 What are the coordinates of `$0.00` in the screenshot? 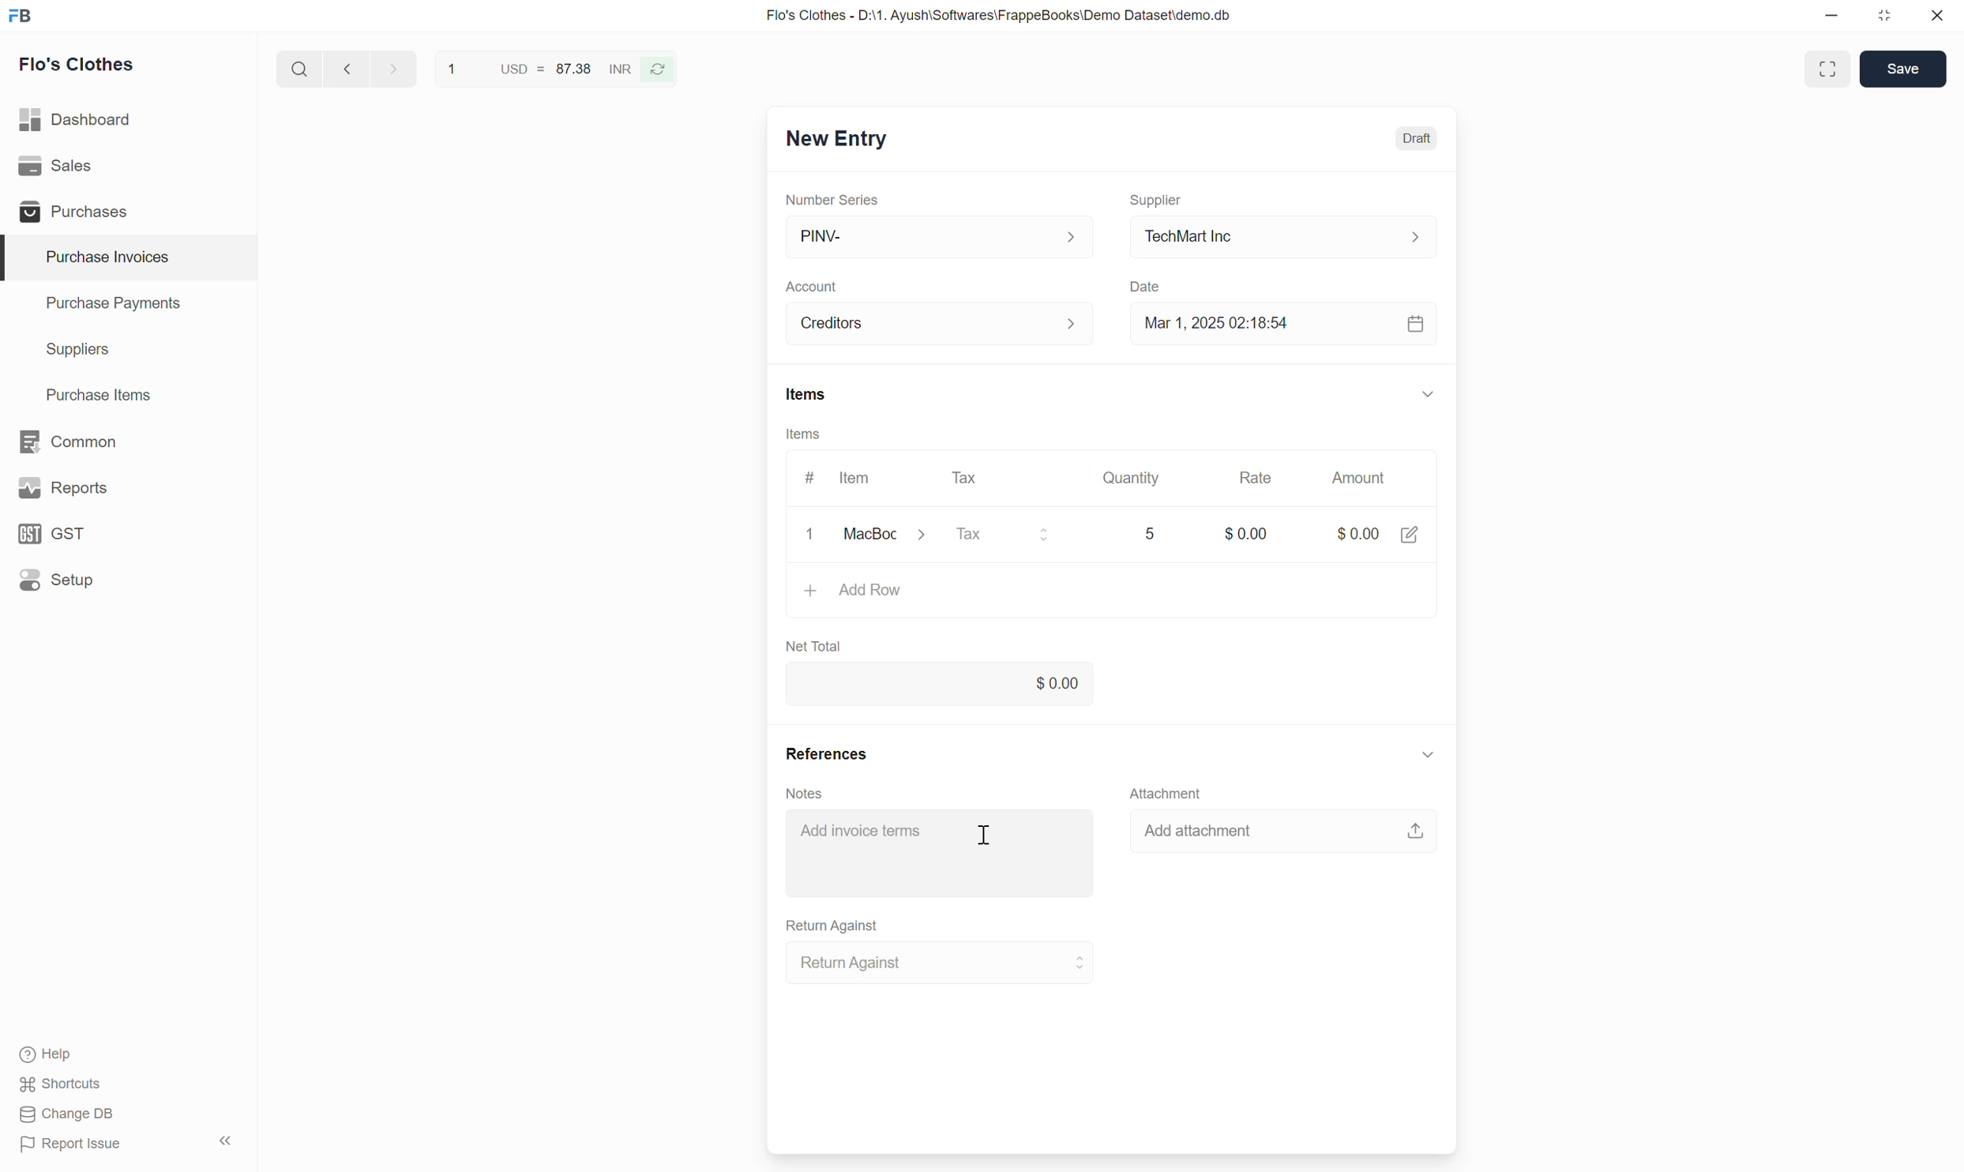 It's located at (1378, 529).